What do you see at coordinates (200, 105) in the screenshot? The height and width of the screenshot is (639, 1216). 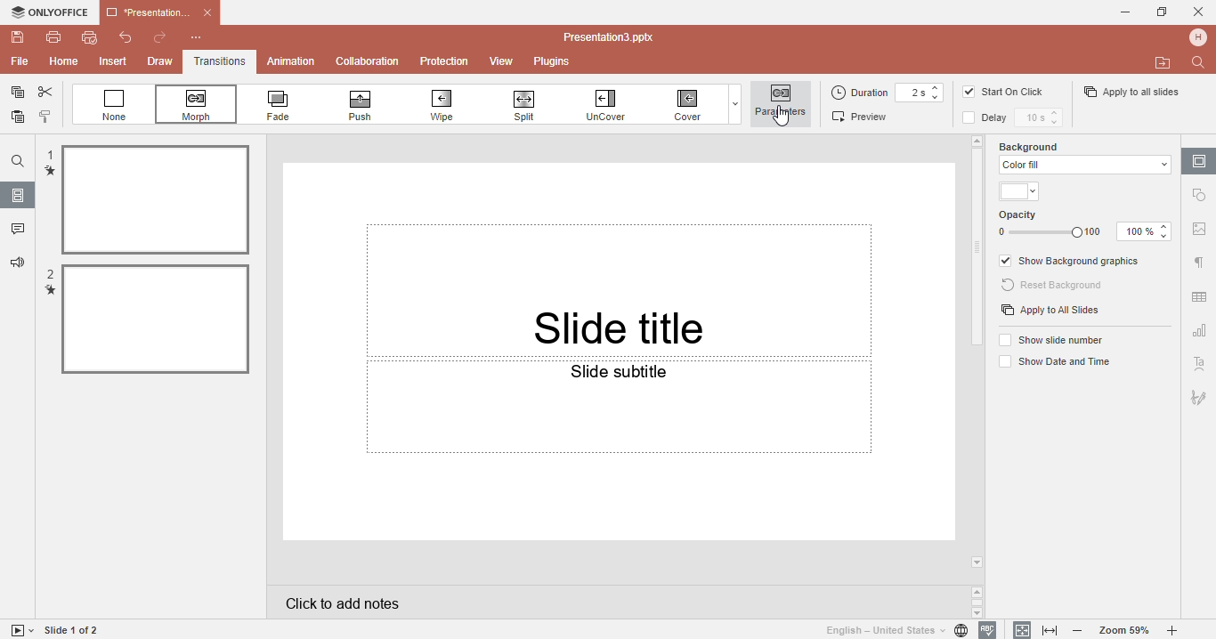 I see `Morph` at bounding box center [200, 105].